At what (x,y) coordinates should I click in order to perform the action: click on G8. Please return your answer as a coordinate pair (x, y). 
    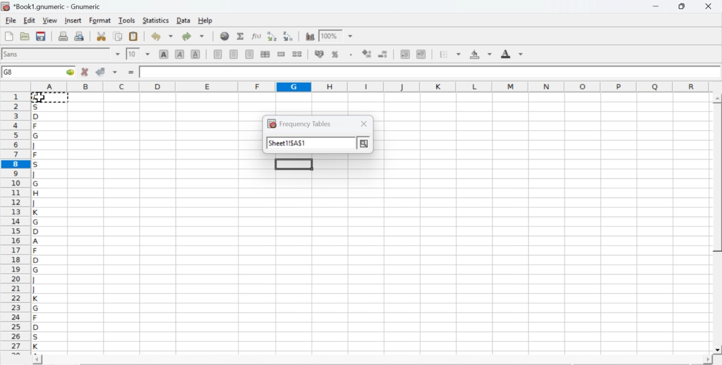
    Looking at the image, I should click on (10, 72).